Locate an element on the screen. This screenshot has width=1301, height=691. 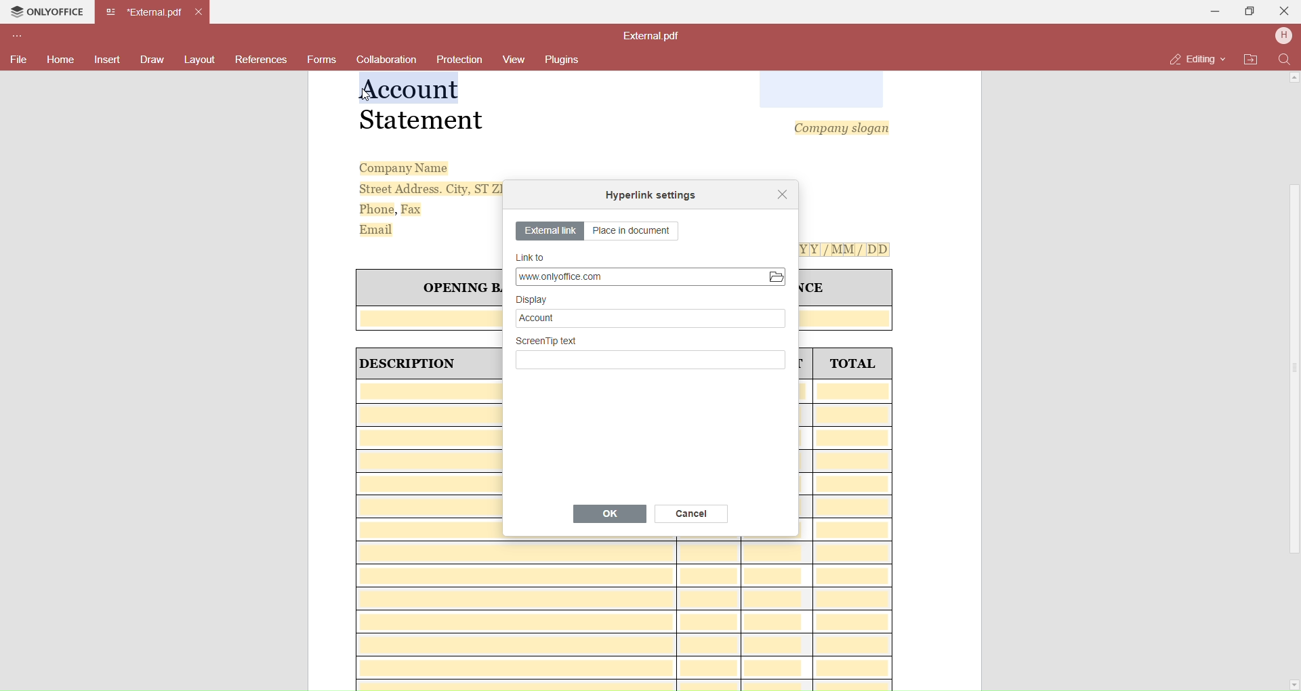
Editing is located at coordinates (1196, 60).